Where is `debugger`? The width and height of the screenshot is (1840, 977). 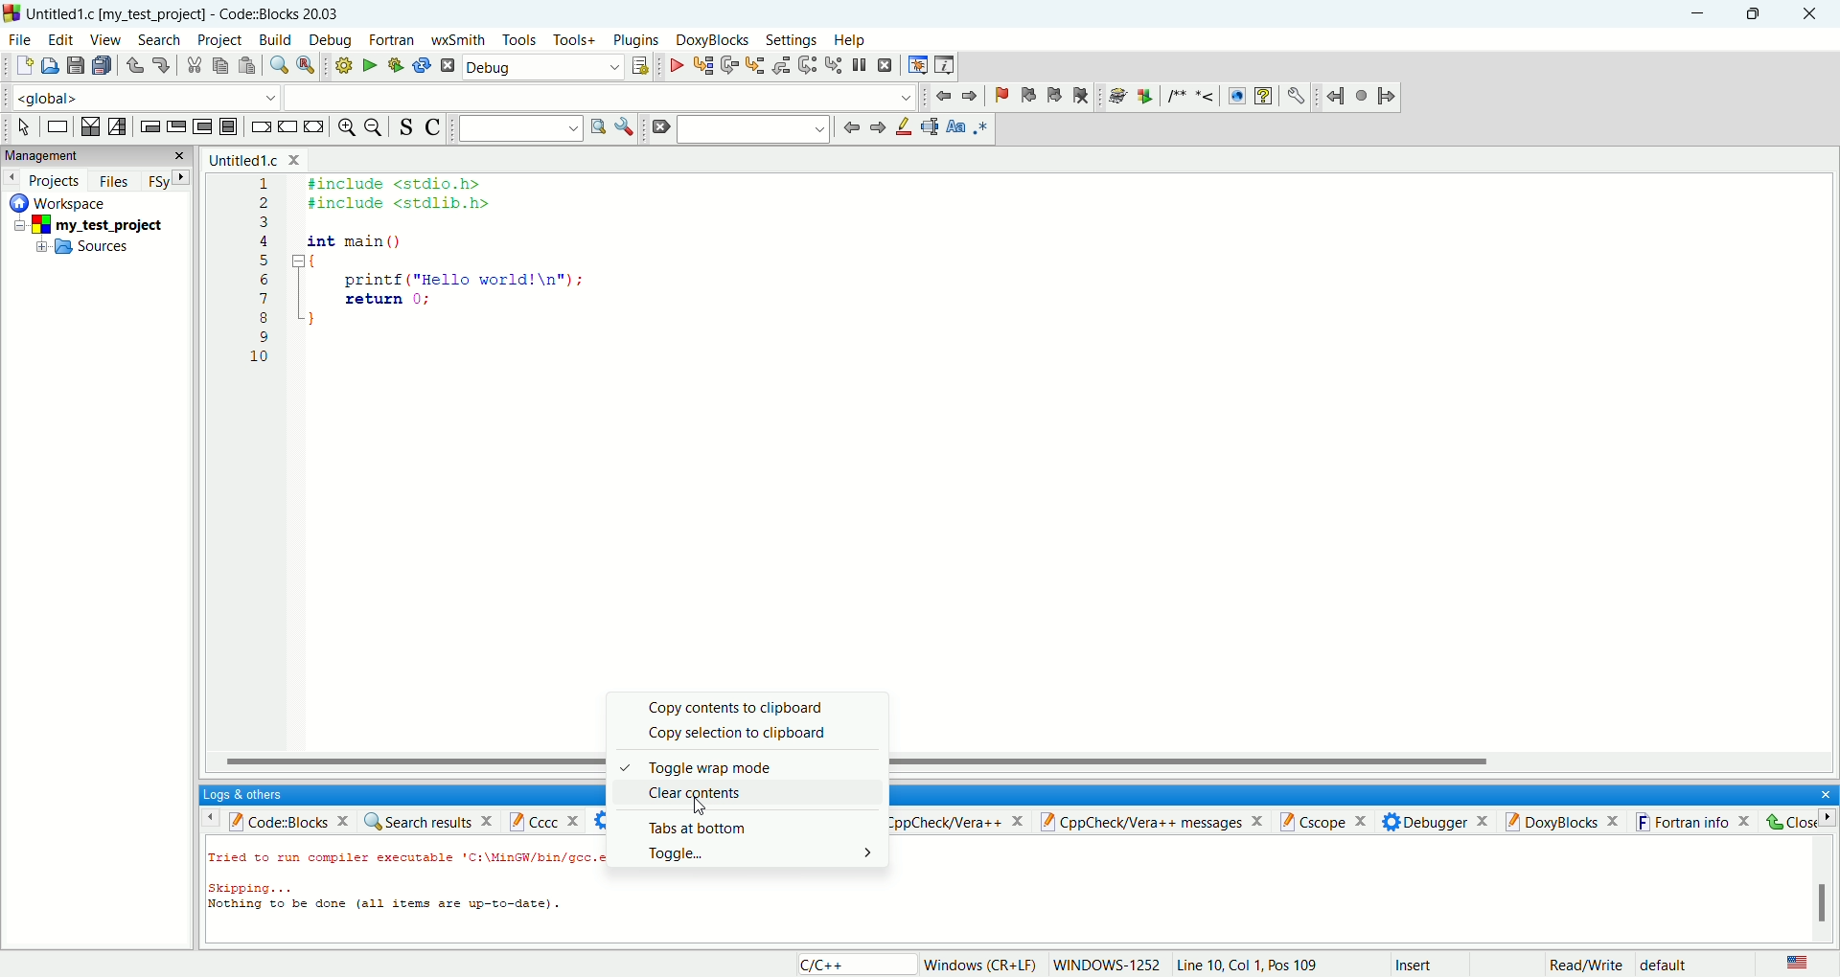 debugger is located at coordinates (1439, 821).